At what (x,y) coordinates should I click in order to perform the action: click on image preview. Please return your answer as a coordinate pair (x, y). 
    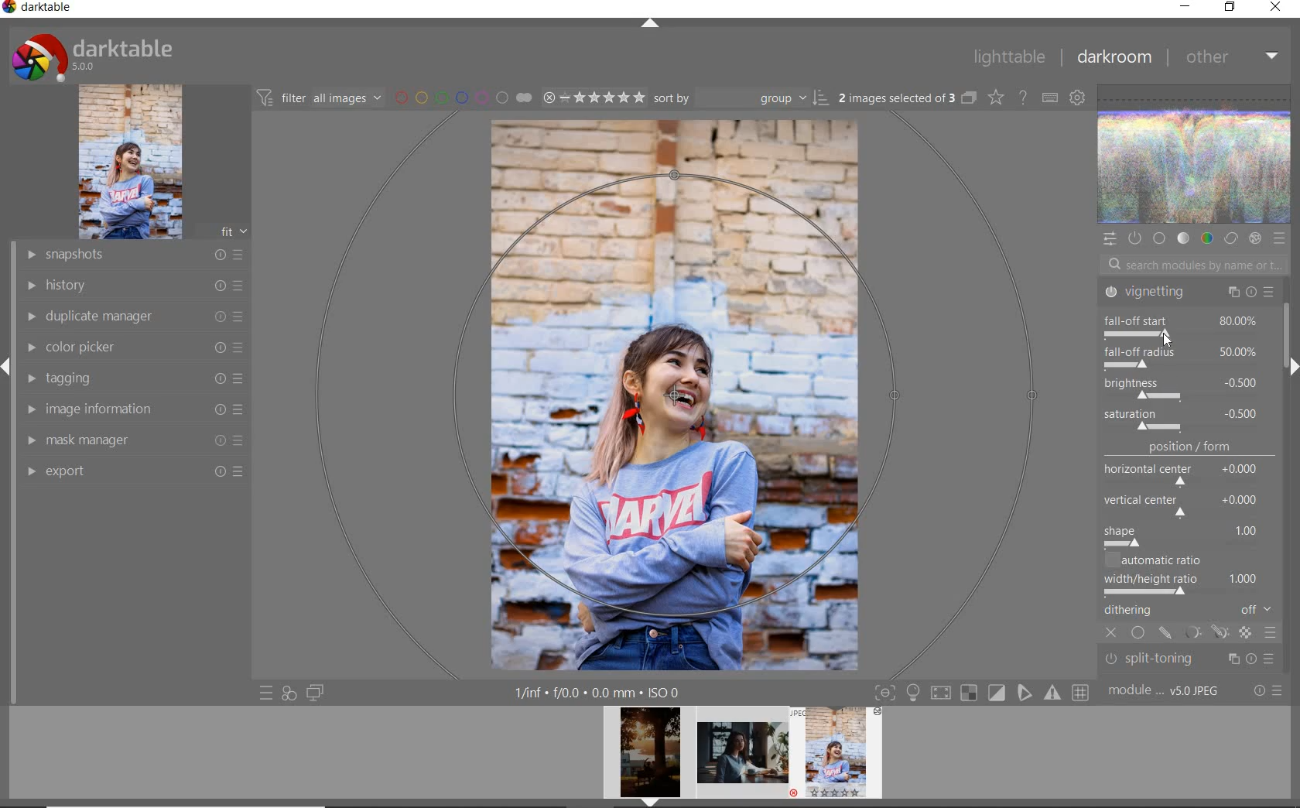
    Looking at the image, I should click on (841, 757).